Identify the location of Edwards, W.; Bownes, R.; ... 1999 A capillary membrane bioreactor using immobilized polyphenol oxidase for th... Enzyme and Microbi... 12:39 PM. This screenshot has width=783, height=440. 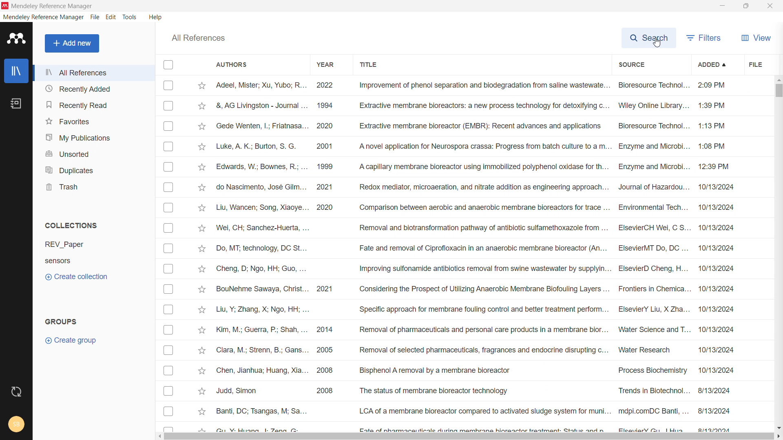
(481, 166).